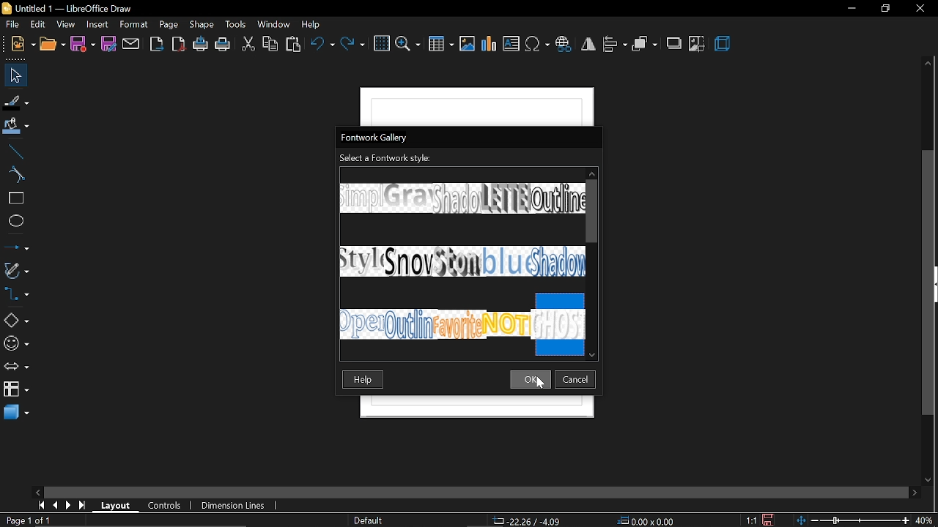 The height and width of the screenshot is (527, 938). What do you see at coordinates (83, 45) in the screenshot?
I see `save` at bounding box center [83, 45].